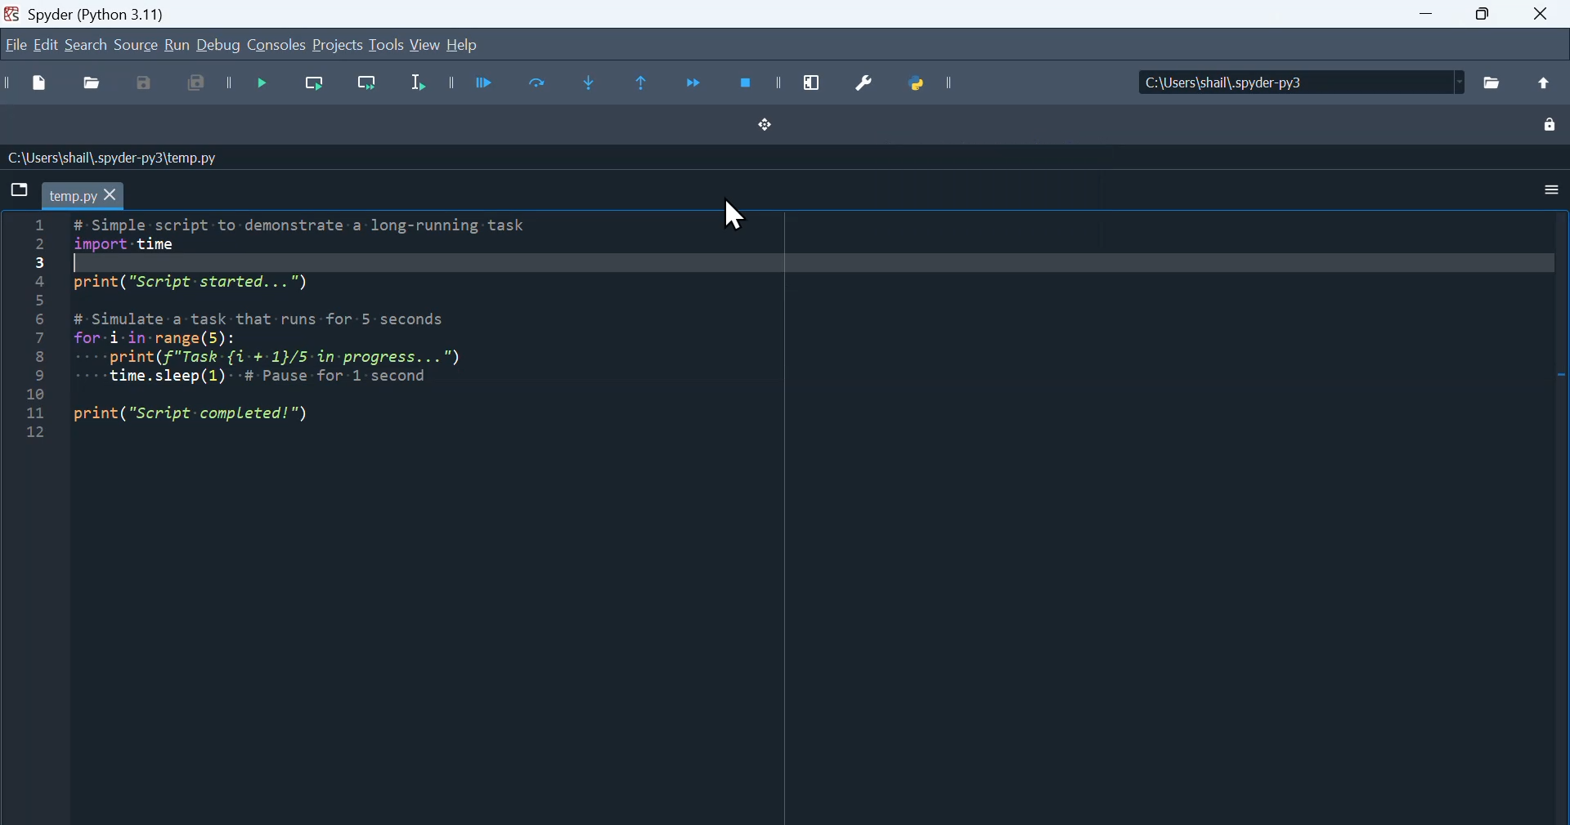  I want to click on , so click(1415, 16).